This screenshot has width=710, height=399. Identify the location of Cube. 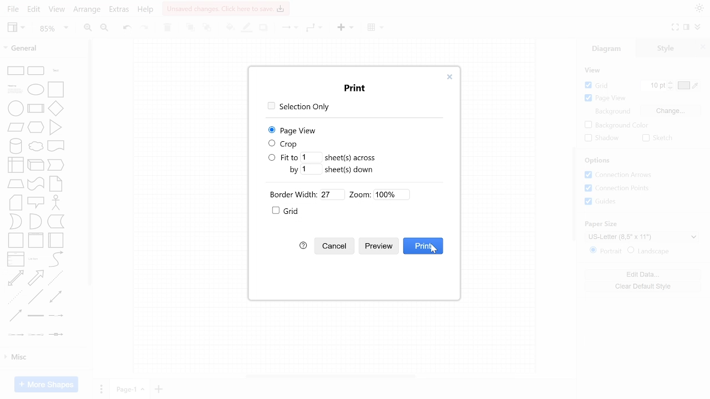
(35, 165).